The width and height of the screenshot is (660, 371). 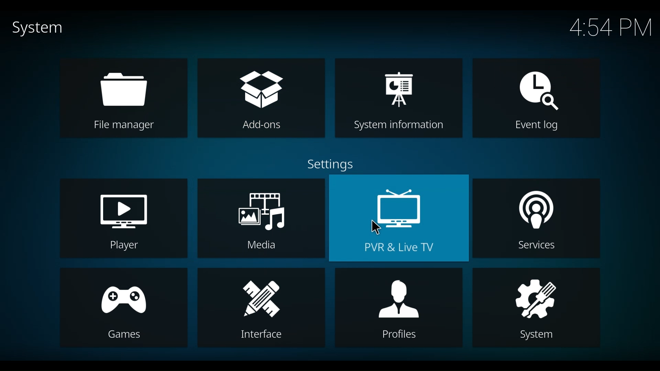 I want to click on Event log, so click(x=538, y=99).